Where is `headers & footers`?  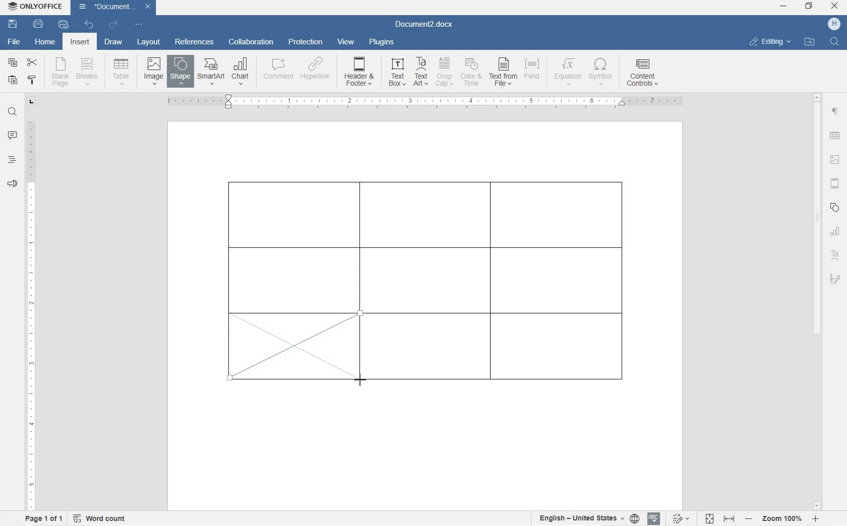
headers & footers is located at coordinates (835, 184).